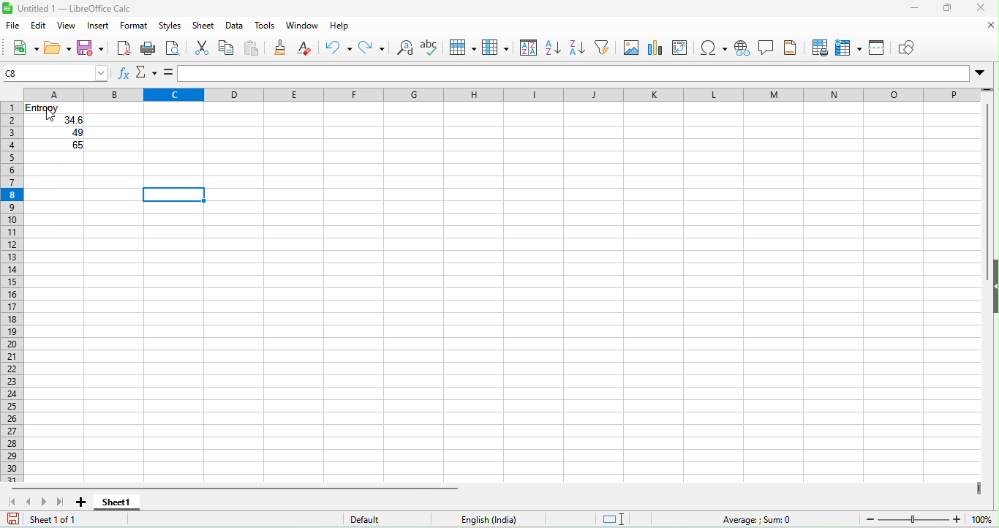  Describe the element at coordinates (985, 89) in the screenshot. I see `drag to view more rows` at that location.